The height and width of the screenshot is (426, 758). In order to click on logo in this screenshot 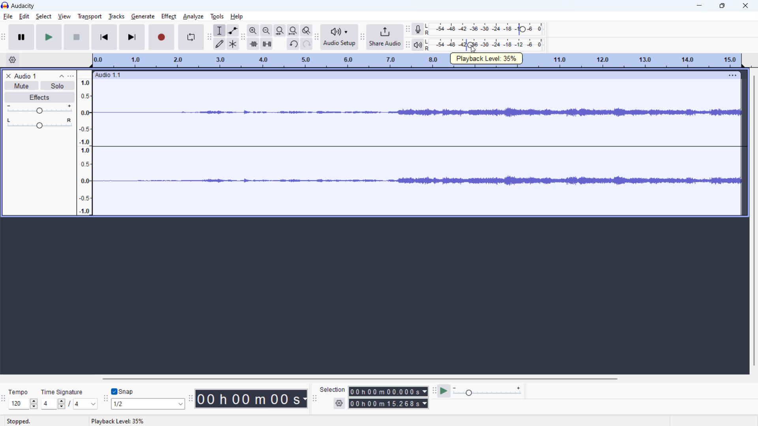, I will do `click(5, 5)`.